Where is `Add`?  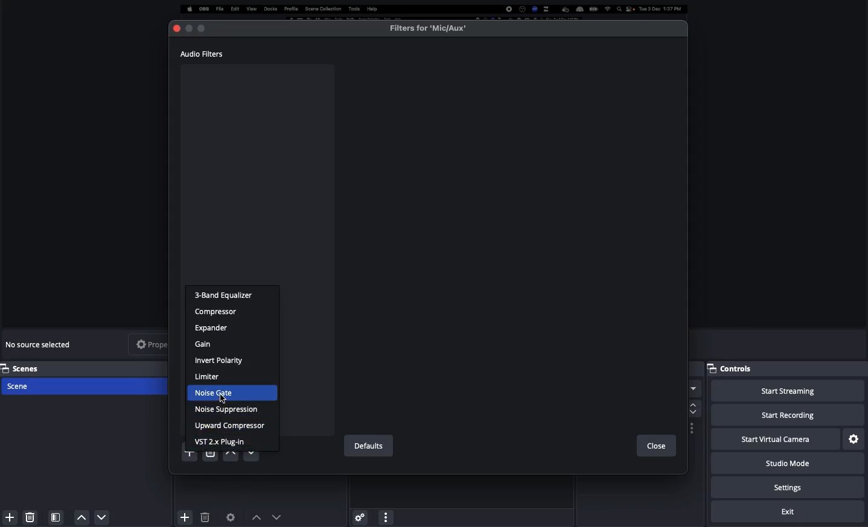 Add is located at coordinates (8, 517).